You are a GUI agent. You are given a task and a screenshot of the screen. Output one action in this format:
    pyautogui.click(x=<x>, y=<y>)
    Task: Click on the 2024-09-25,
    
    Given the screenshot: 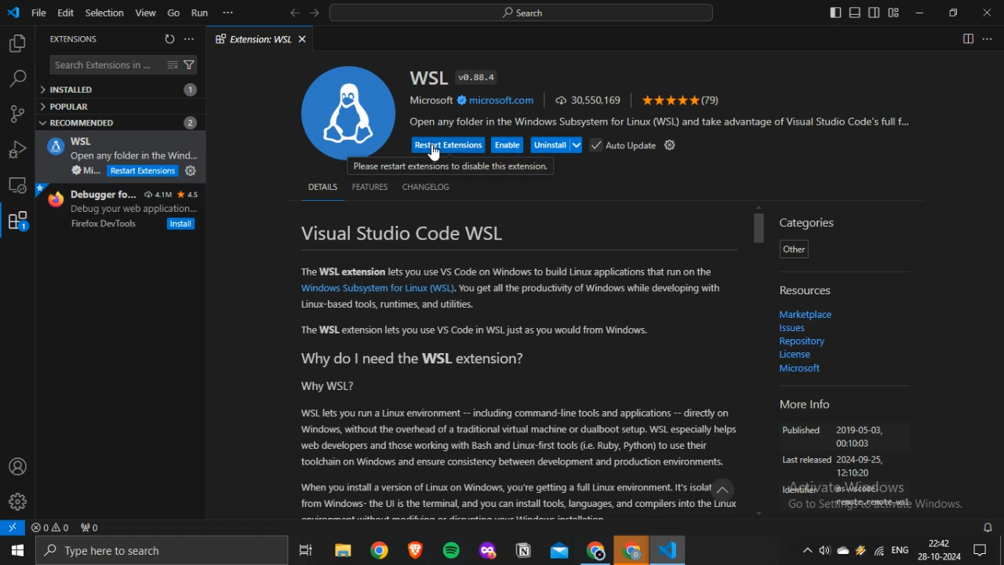 What is the action you would take?
    pyautogui.click(x=861, y=460)
    